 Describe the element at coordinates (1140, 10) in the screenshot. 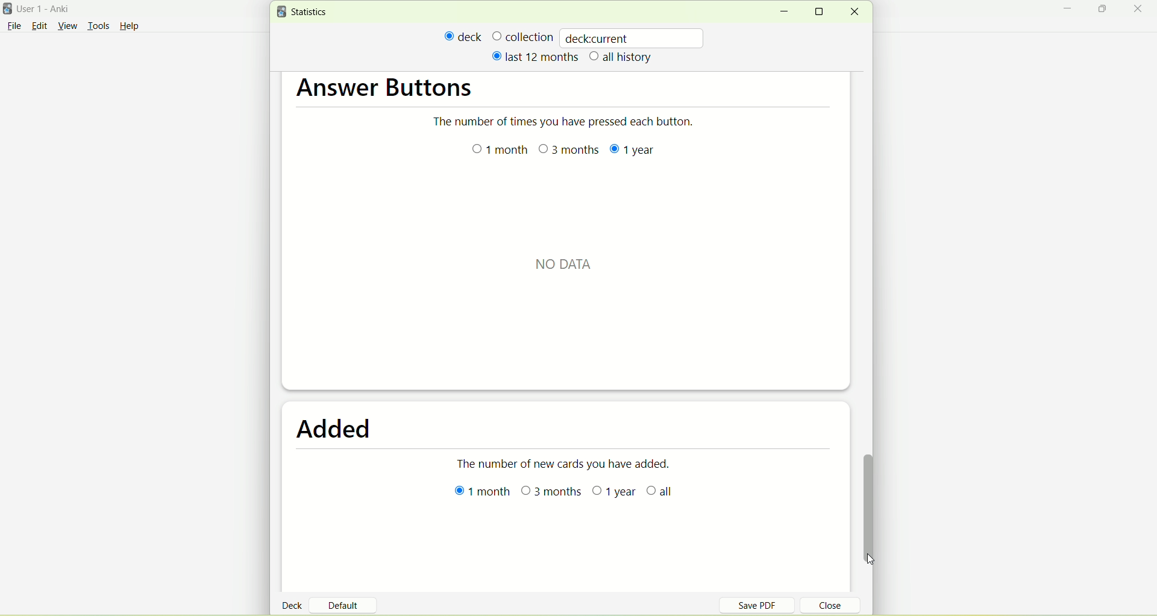

I see `close` at that location.